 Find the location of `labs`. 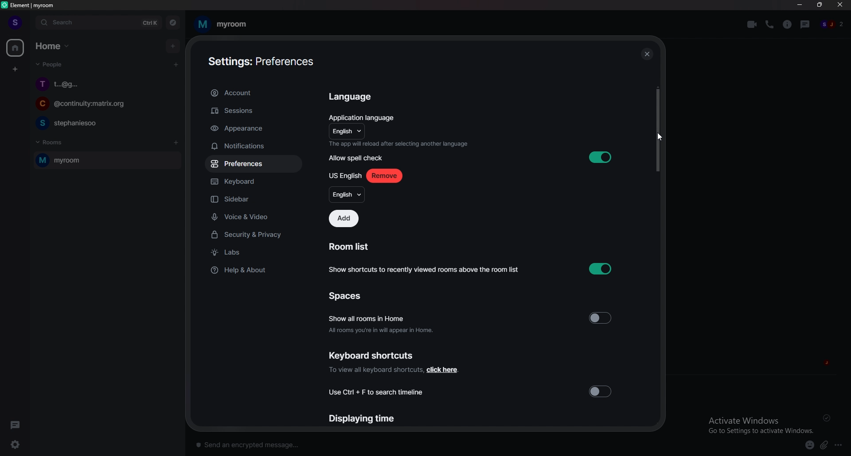

labs is located at coordinates (254, 253).